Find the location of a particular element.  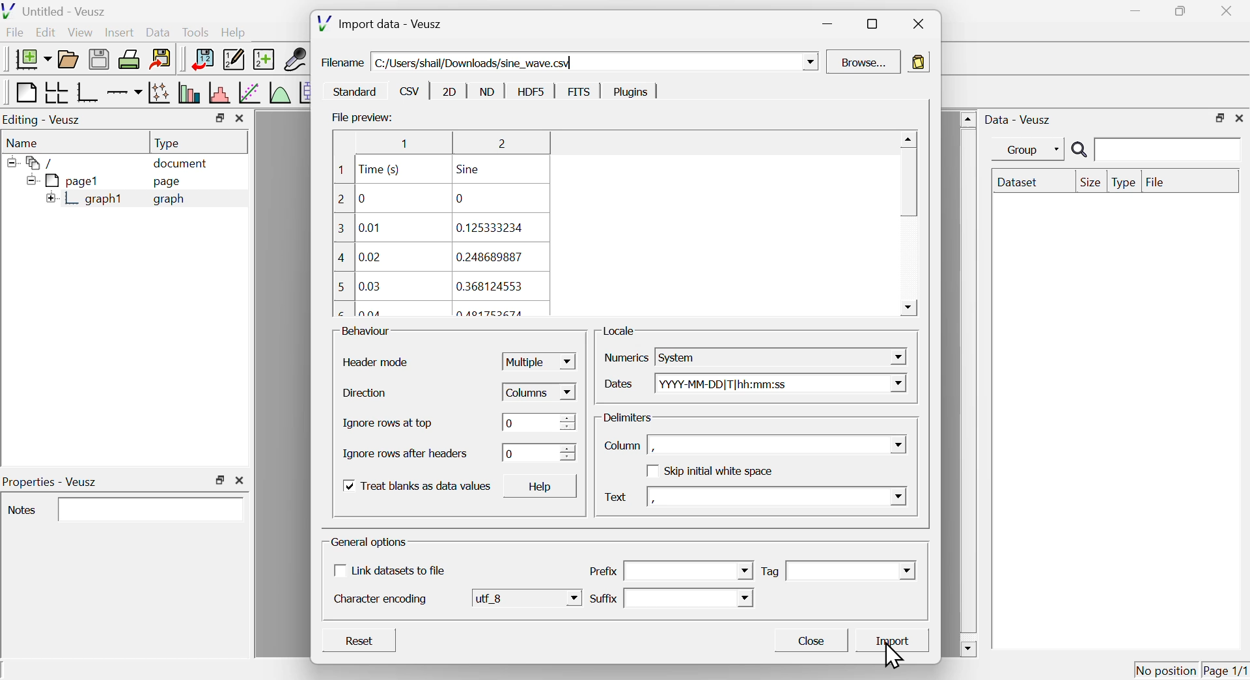

Plugins is located at coordinates (627, 92).